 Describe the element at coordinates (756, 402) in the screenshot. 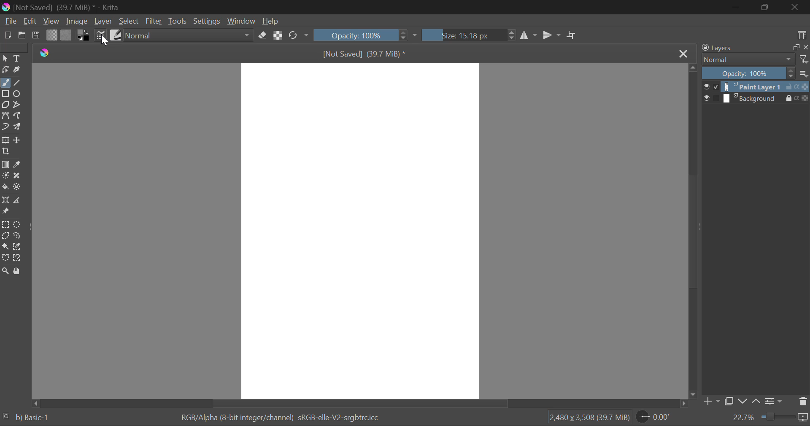

I see `Move Layer Up` at that location.